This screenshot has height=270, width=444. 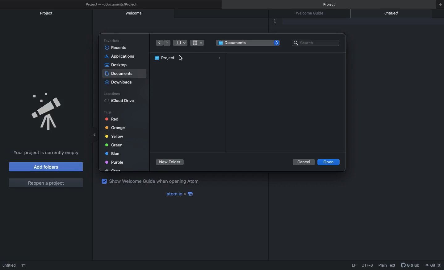 I want to click on Favorites, so click(x=113, y=41).